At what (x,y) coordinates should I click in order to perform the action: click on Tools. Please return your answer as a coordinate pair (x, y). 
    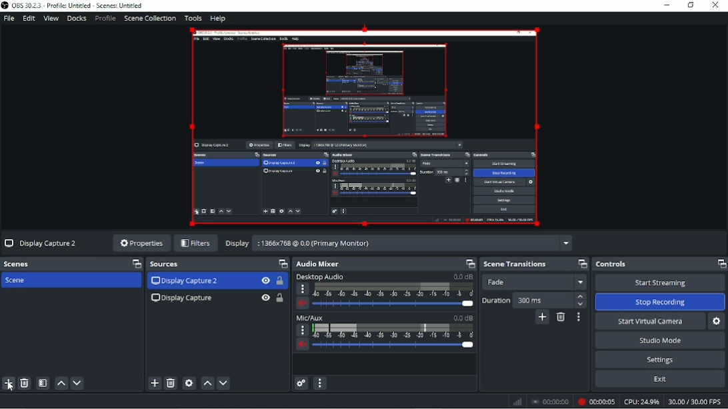
    Looking at the image, I should click on (191, 18).